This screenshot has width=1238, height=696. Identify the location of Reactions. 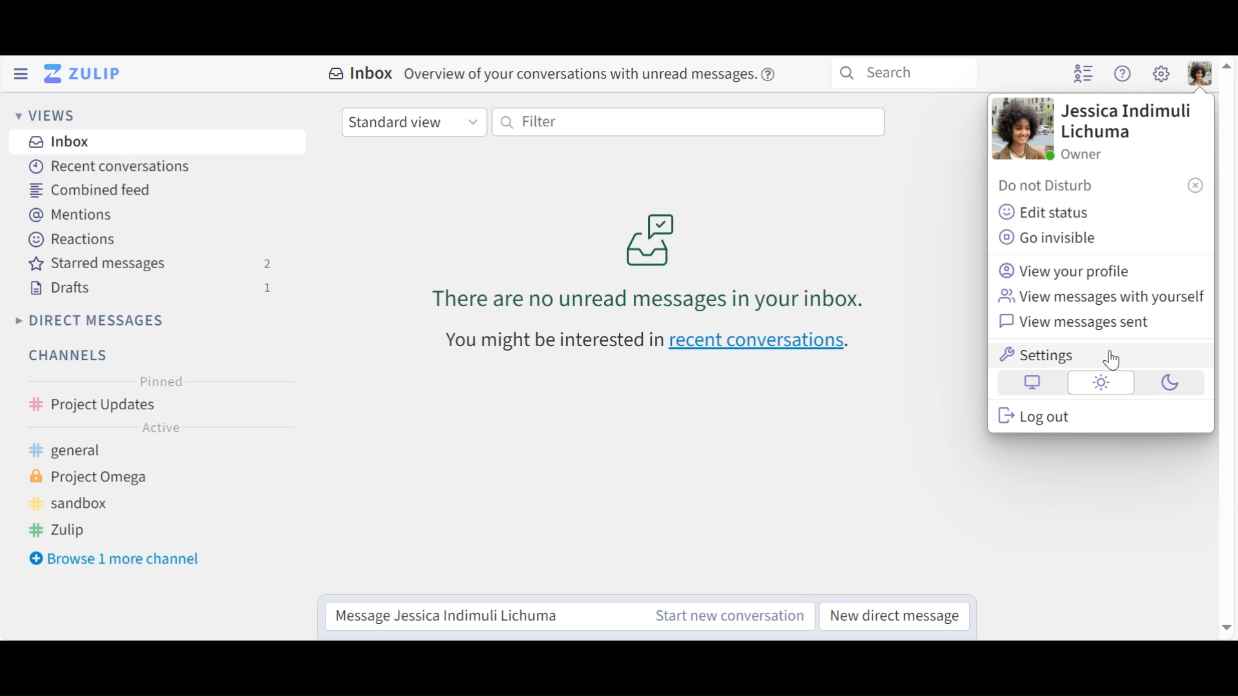
(73, 239).